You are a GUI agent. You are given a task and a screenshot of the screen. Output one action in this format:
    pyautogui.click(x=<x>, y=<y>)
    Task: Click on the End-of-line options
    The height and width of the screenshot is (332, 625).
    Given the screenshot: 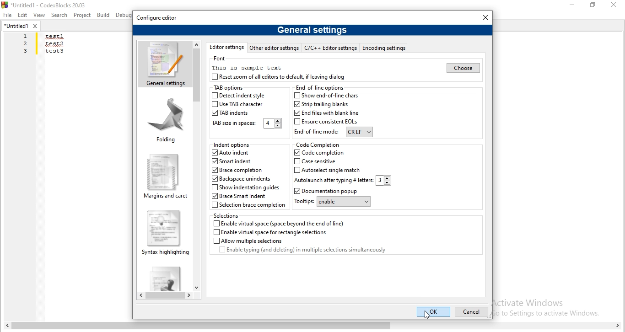 What is the action you would take?
    pyautogui.click(x=320, y=87)
    